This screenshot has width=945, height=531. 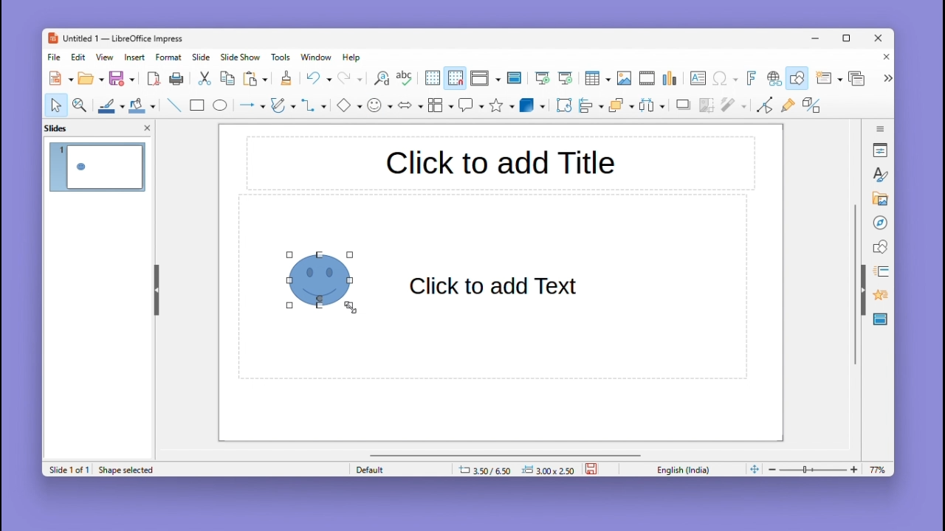 I want to click on Vertical scroll bar, so click(x=855, y=285).